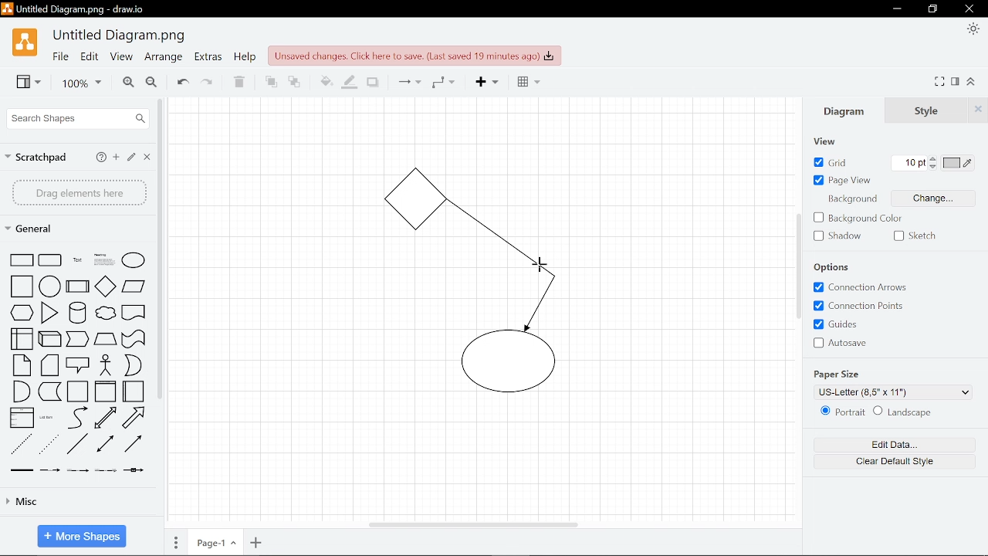 Image resolution: width=988 pixels, height=556 pixels. I want to click on Expand/collapse, so click(973, 82).